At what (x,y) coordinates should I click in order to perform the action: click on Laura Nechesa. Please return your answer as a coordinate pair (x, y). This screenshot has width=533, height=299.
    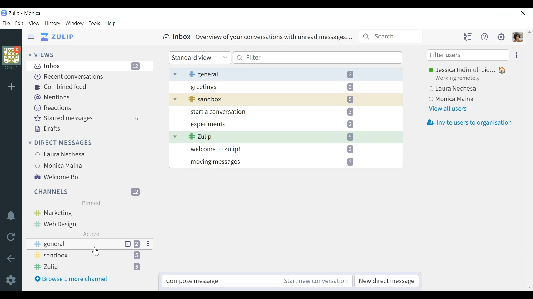
    Looking at the image, I should click on (467, 89).